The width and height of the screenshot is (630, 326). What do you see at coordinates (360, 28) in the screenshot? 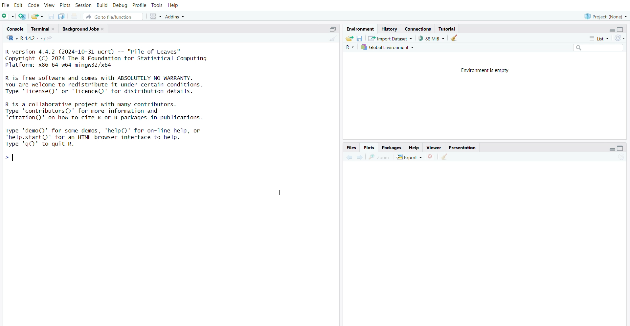
I see `environment` at bounding box center [360, 28].